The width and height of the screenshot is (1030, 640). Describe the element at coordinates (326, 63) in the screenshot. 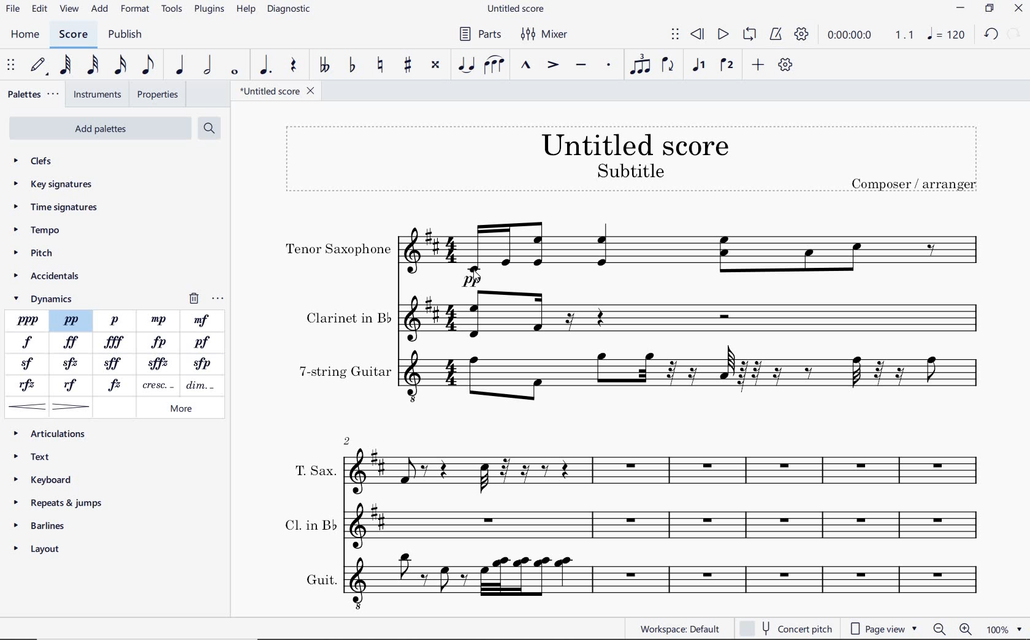

I see `TOGGLE DOUBLE-FLAT` at that location.